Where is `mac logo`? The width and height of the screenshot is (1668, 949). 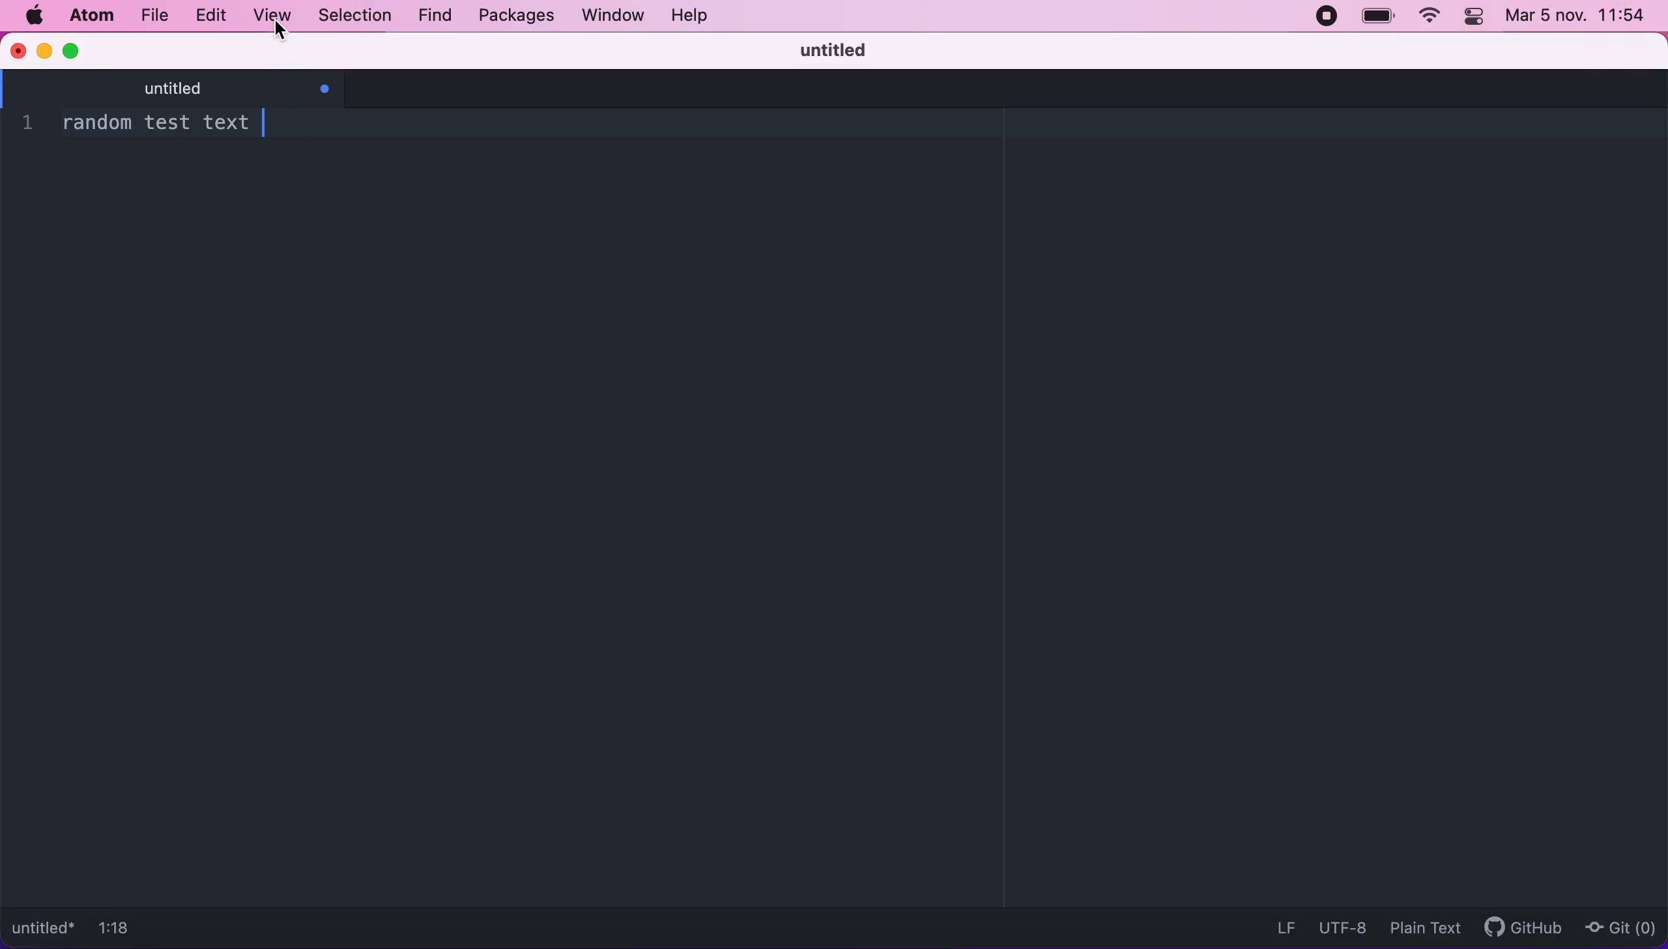
mac logo is located at coordinates (33, 16).